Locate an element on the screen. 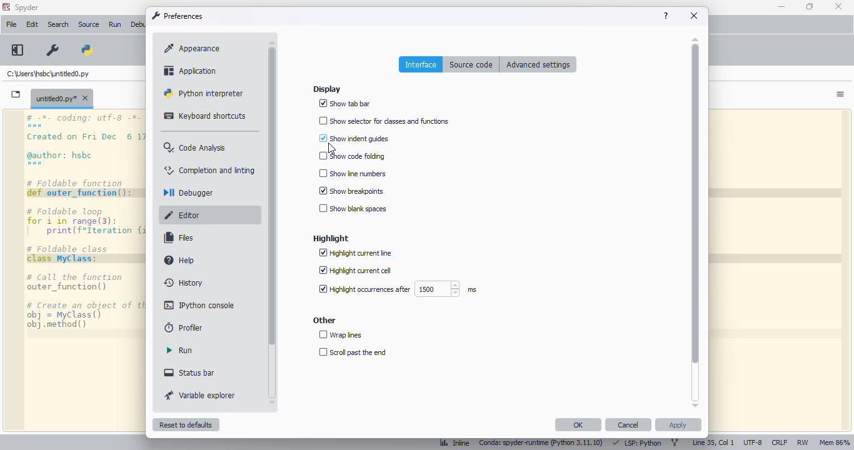 This screenshot has width=854, height=450. other is located at coordinates (324, 320).